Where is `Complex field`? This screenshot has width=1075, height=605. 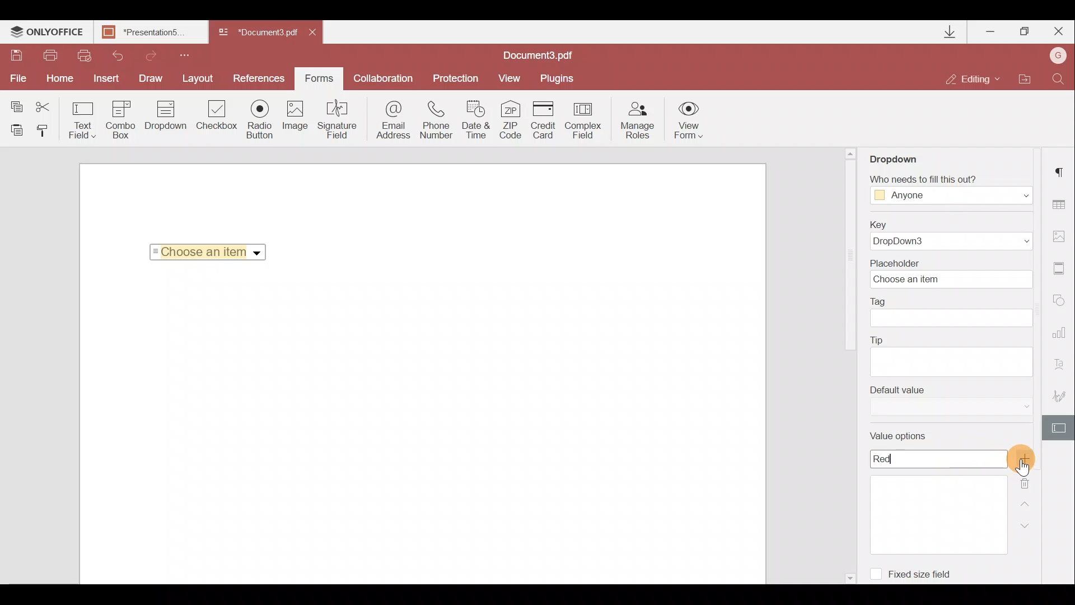 Complex field is located at coordinates (584, 119).